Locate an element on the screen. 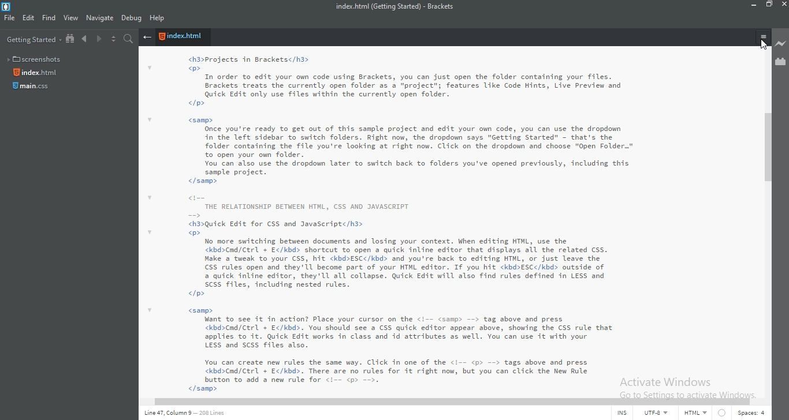 This screenshot has height=420, width=789. extension manager is located at coordinates (780, 62).